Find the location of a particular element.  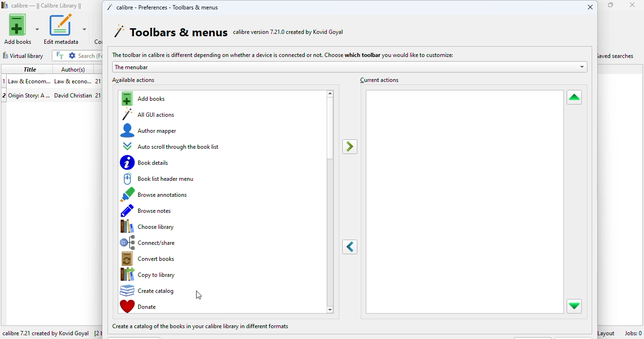

cursor is located at coordinates (198, 295).